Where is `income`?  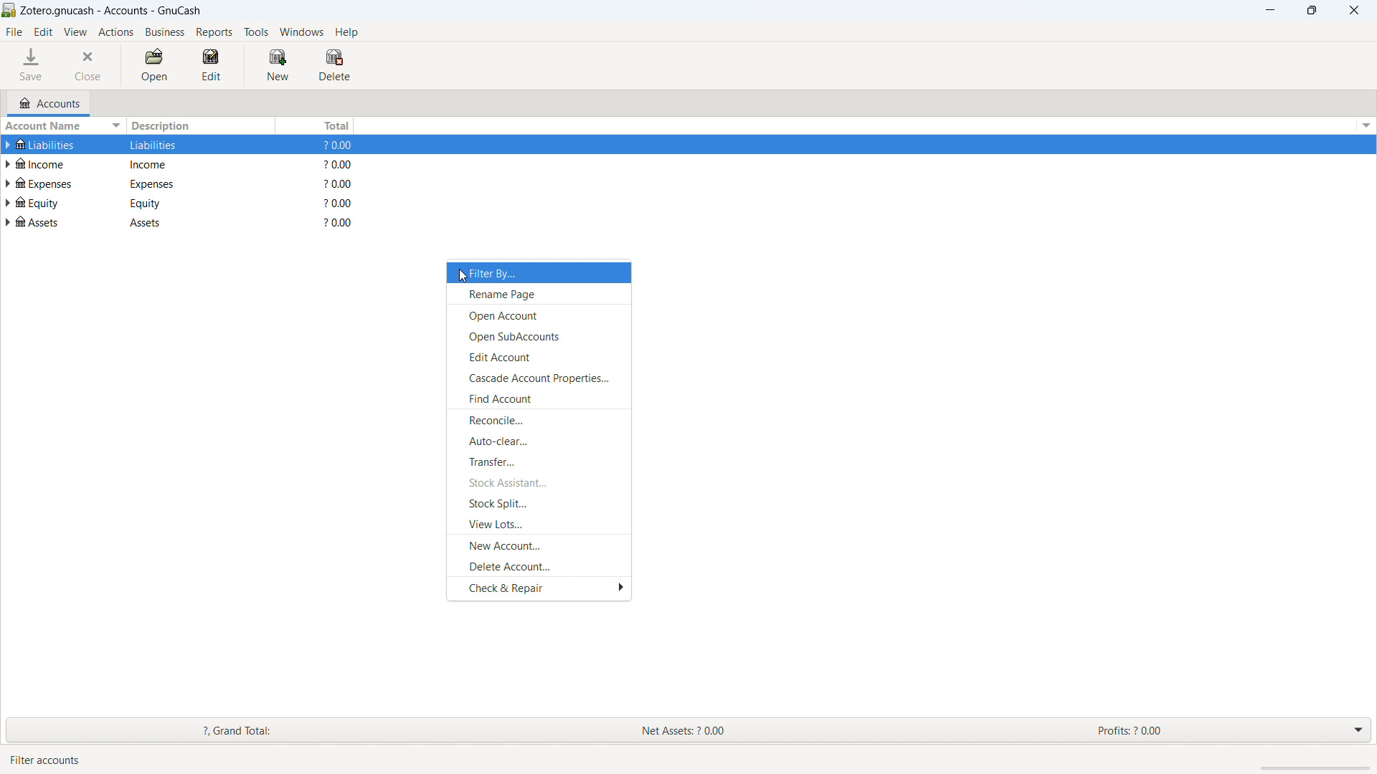
income is located at coordinates (46, 163).